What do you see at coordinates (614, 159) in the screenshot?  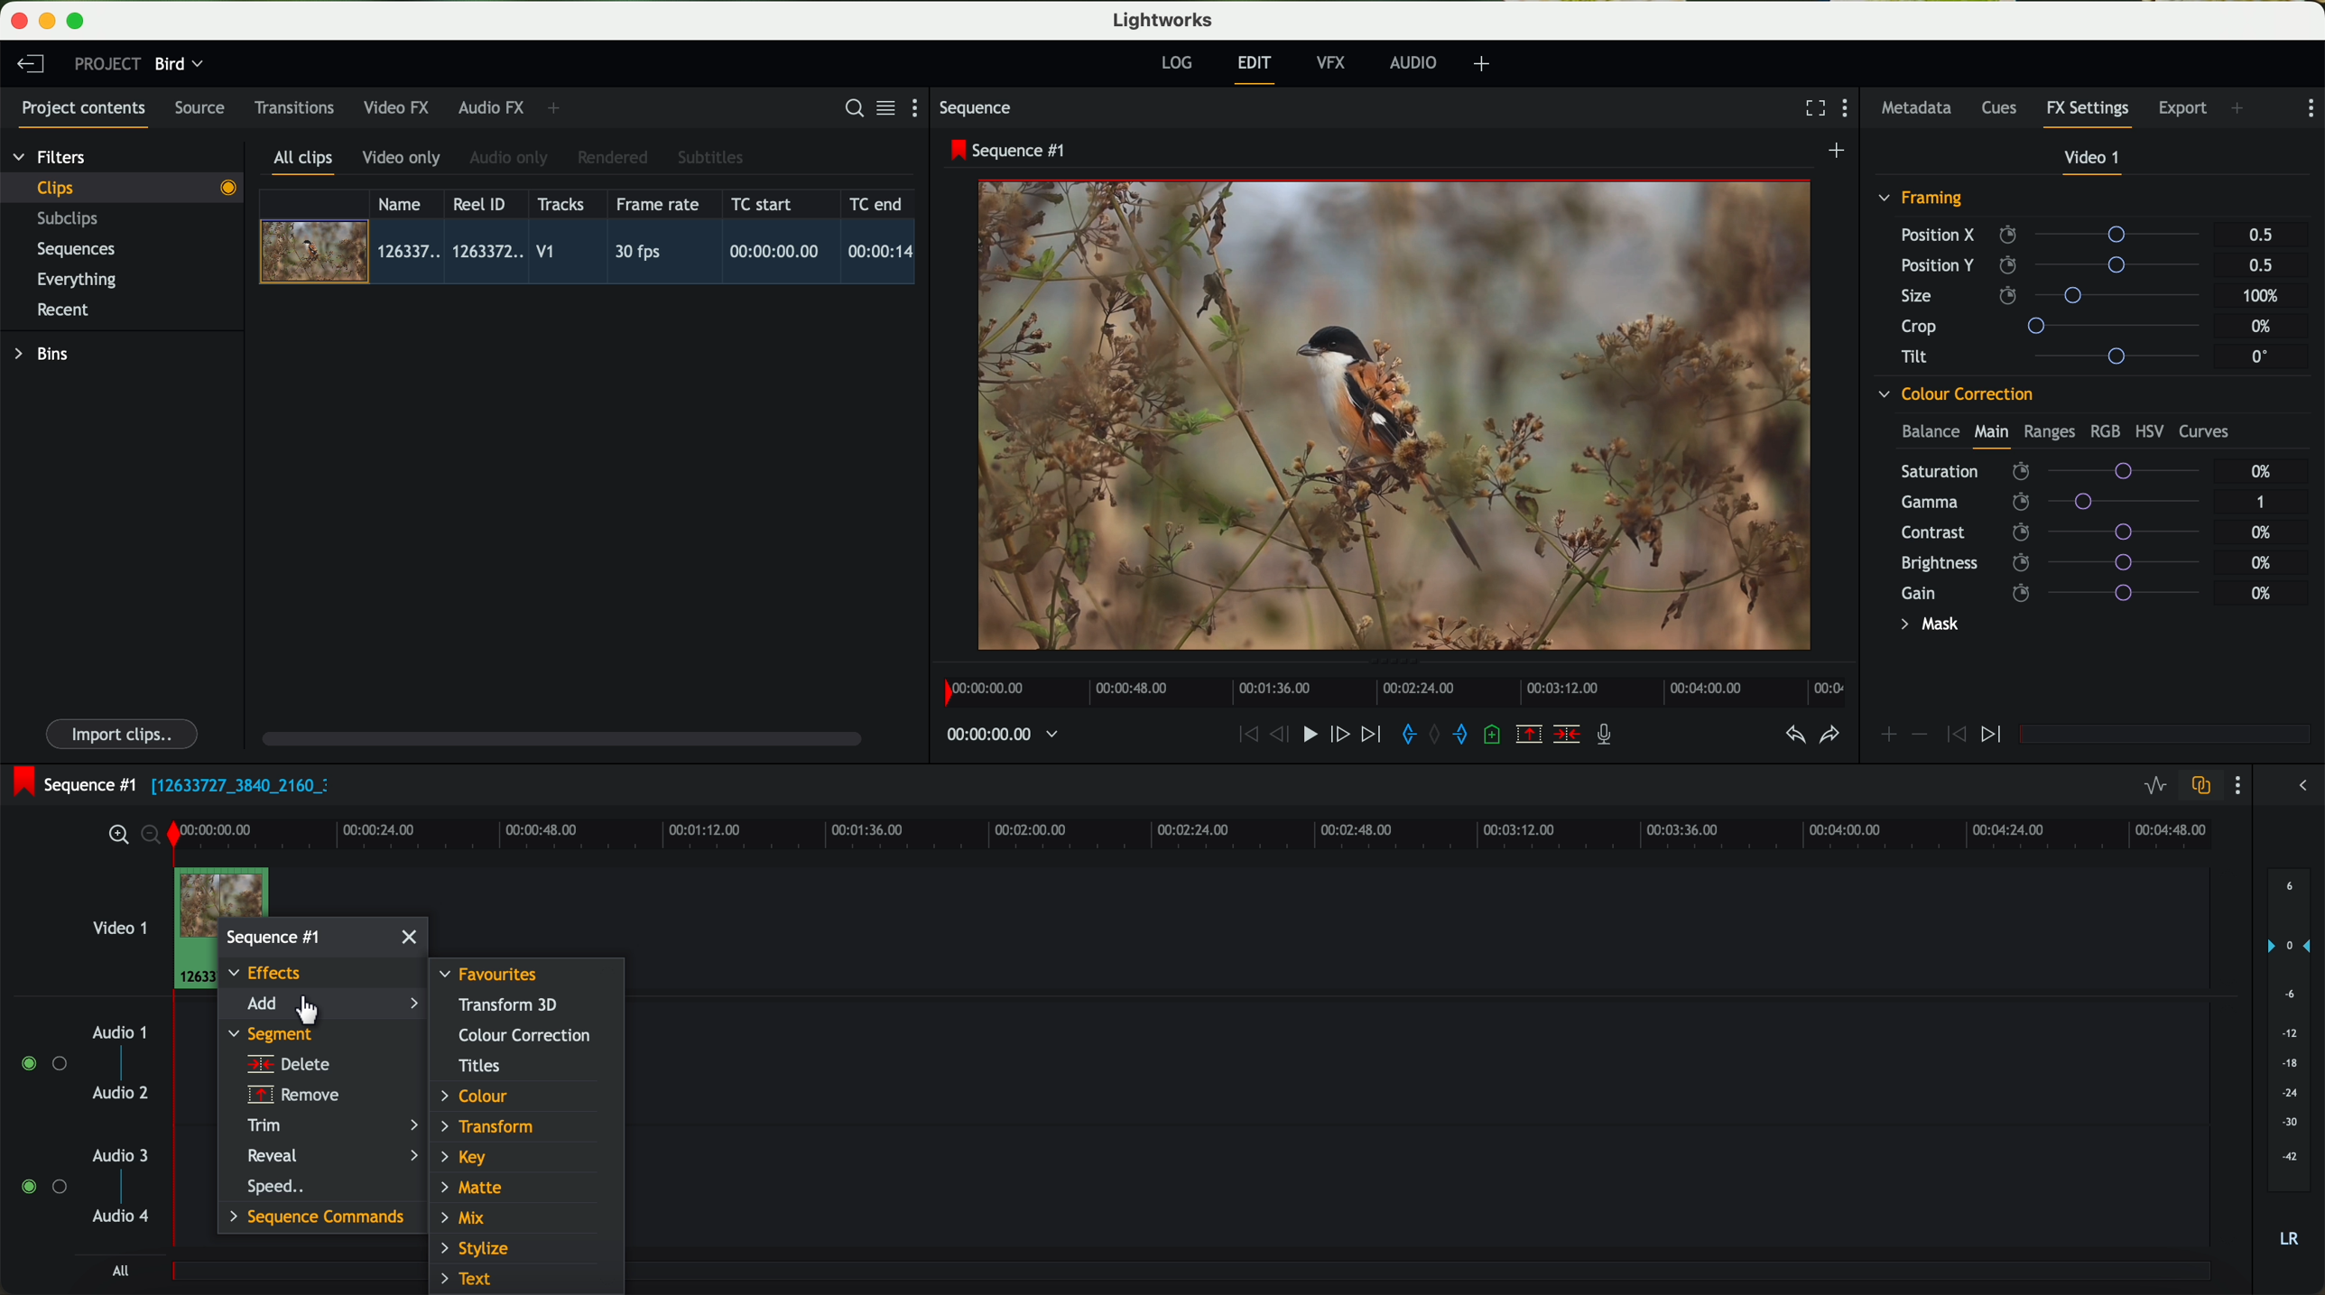 I see `rendered` at bounding box center [614, 159].